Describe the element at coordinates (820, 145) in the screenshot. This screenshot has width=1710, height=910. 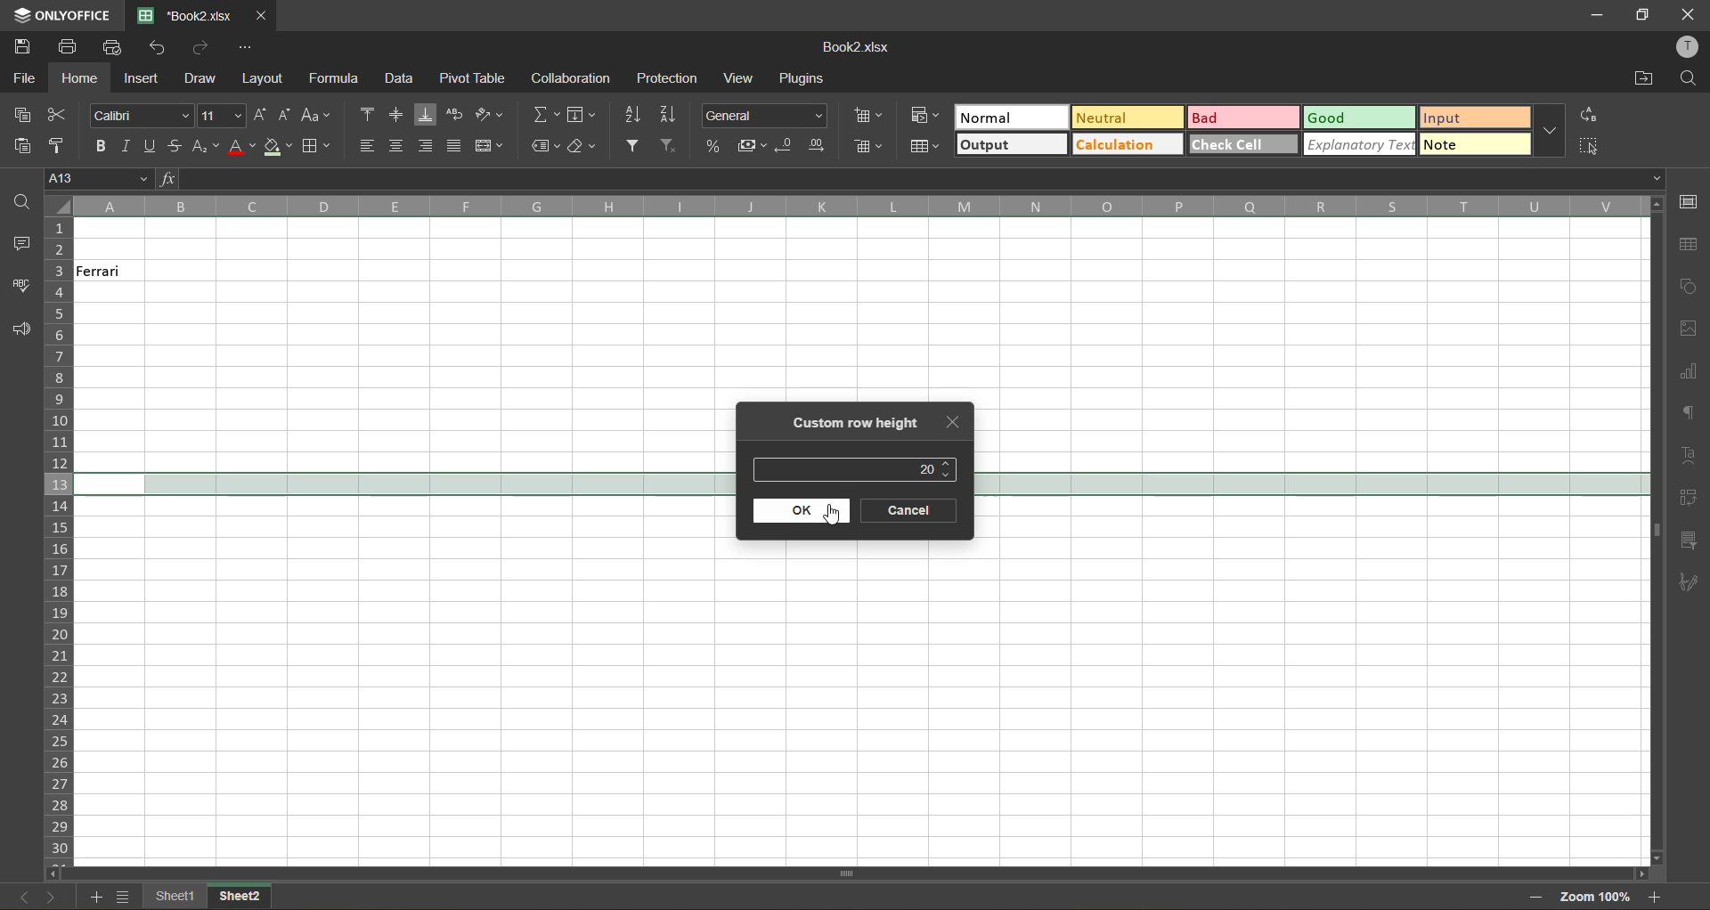
I see `increase decimal` at that location.